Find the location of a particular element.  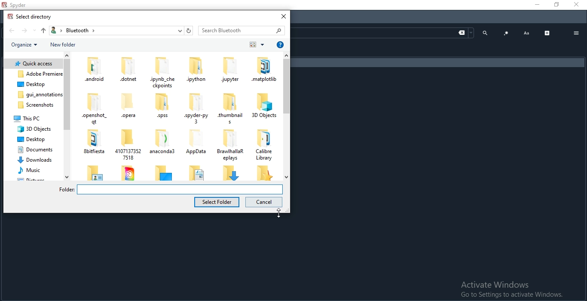

Close is located at coordinates (578, 5).